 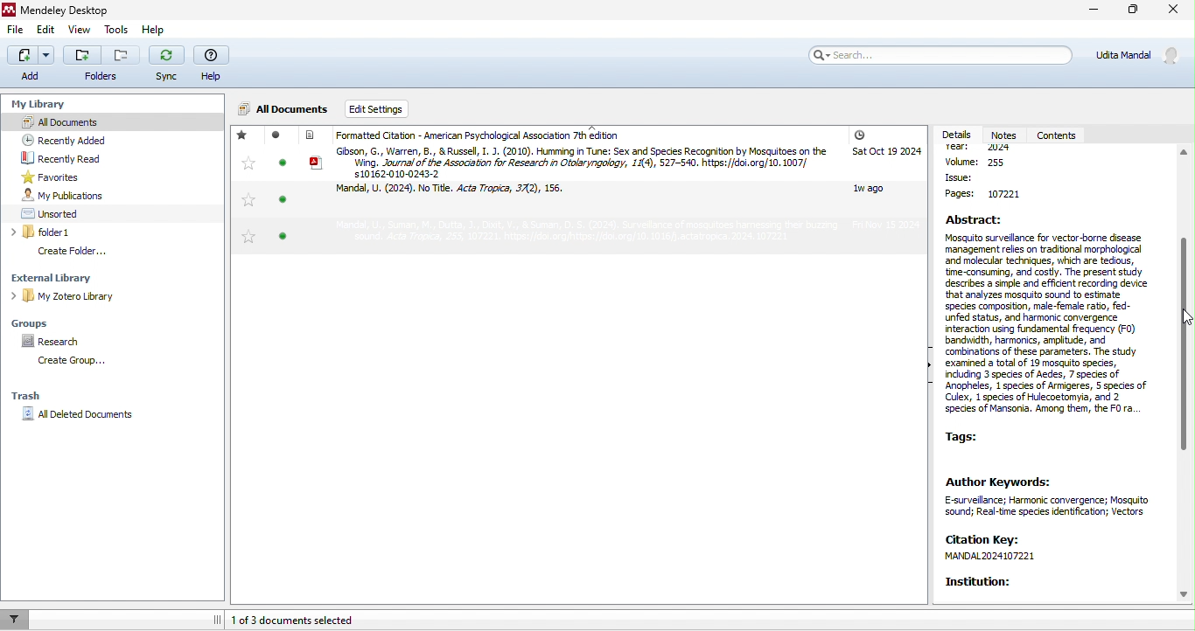 I want to click on research, so click(x=53, y=340).